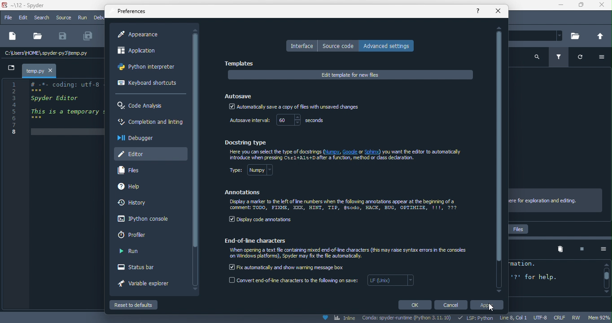 This screenshot has width=612, height=323. I want to click on reset to defaults, so click(143, 305).